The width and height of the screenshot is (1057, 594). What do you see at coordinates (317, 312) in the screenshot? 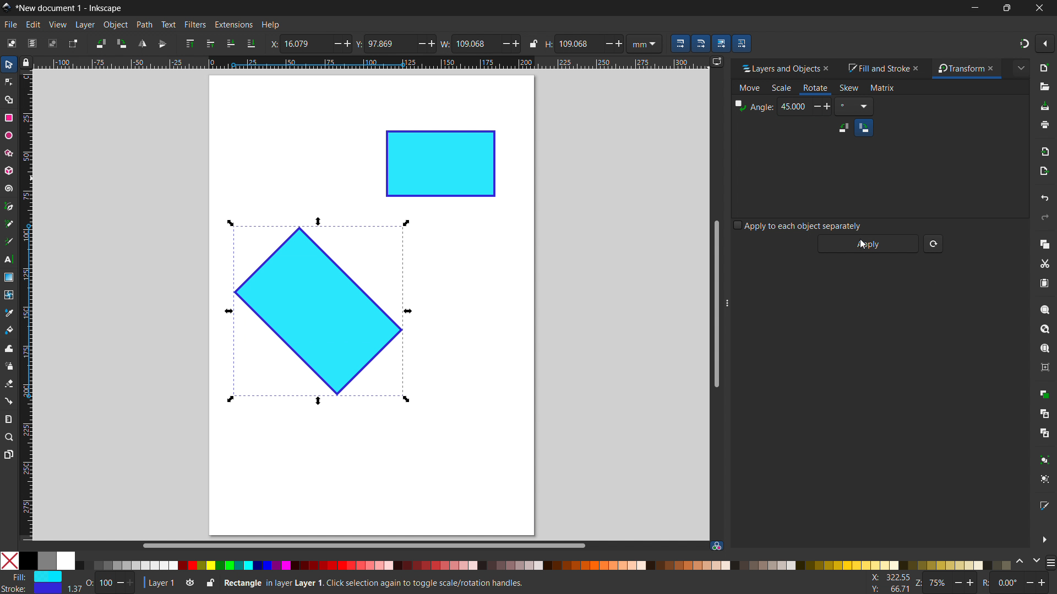
I see `object 1 rotated by 45 degree` at bounding box center [317, 312].